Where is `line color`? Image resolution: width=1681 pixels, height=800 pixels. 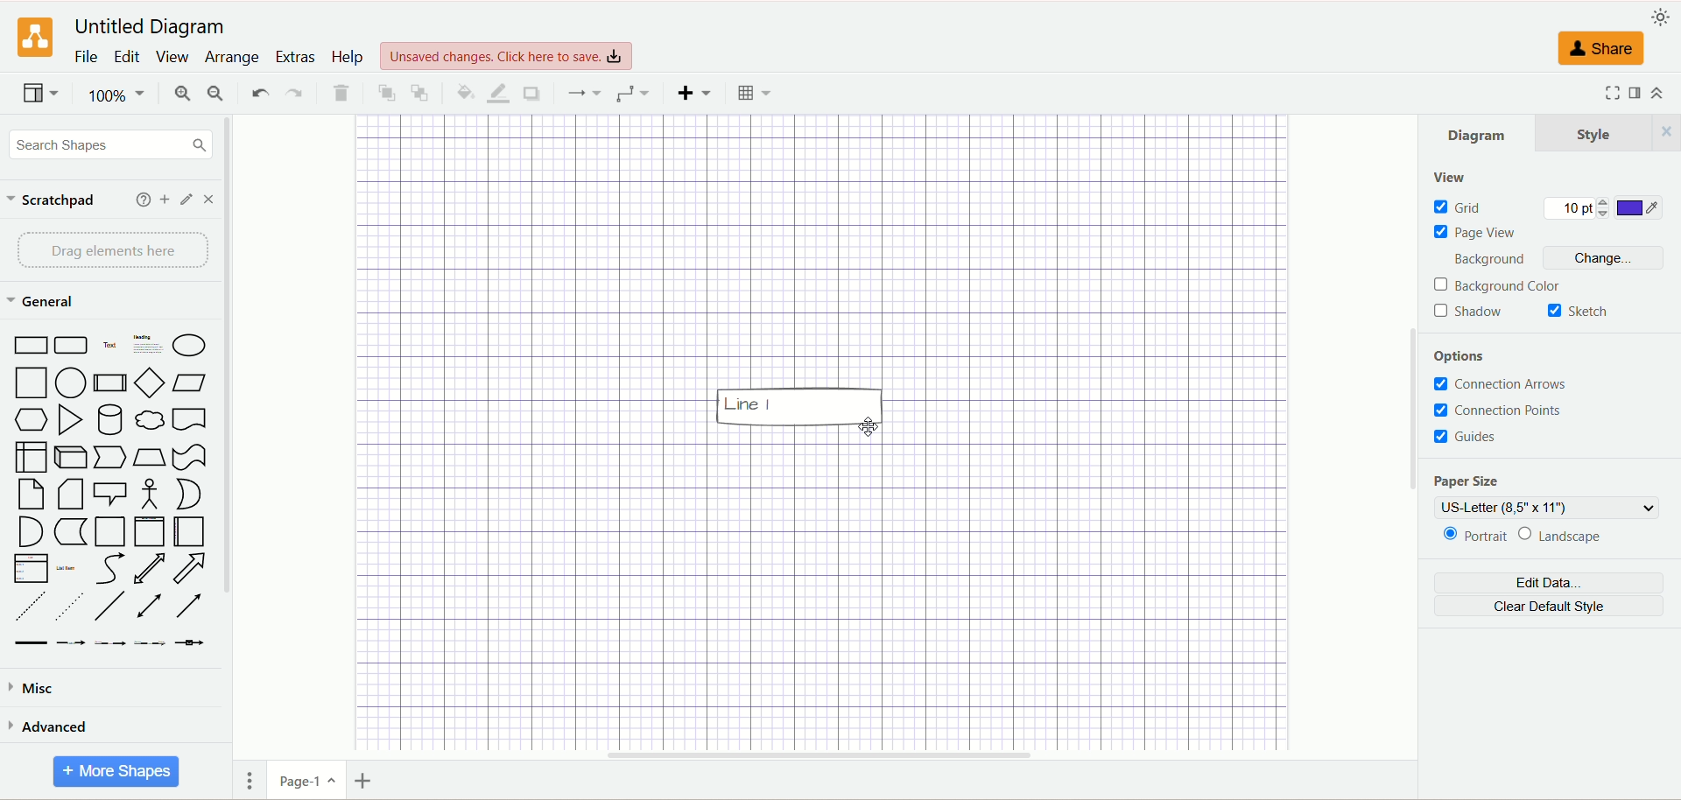
line color is located at coordinates (496, 93).